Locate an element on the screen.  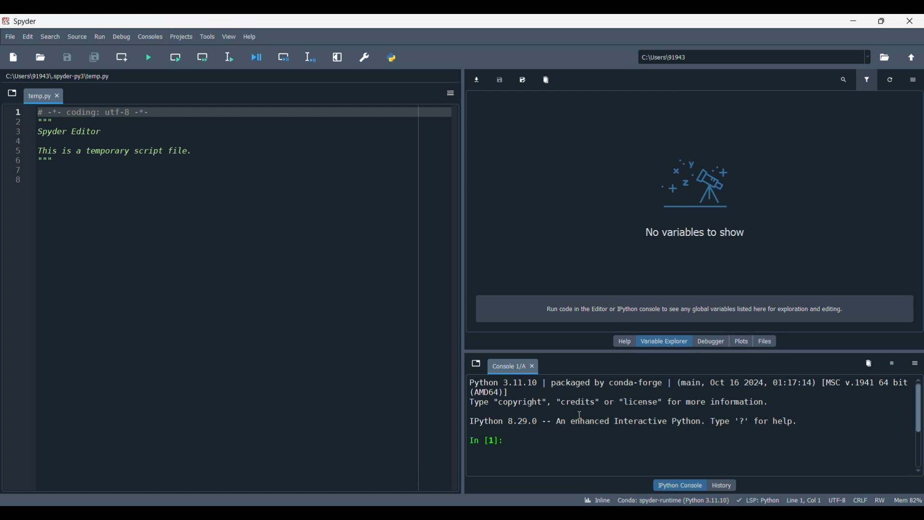
Save data as is located at coordinates (522, 80).